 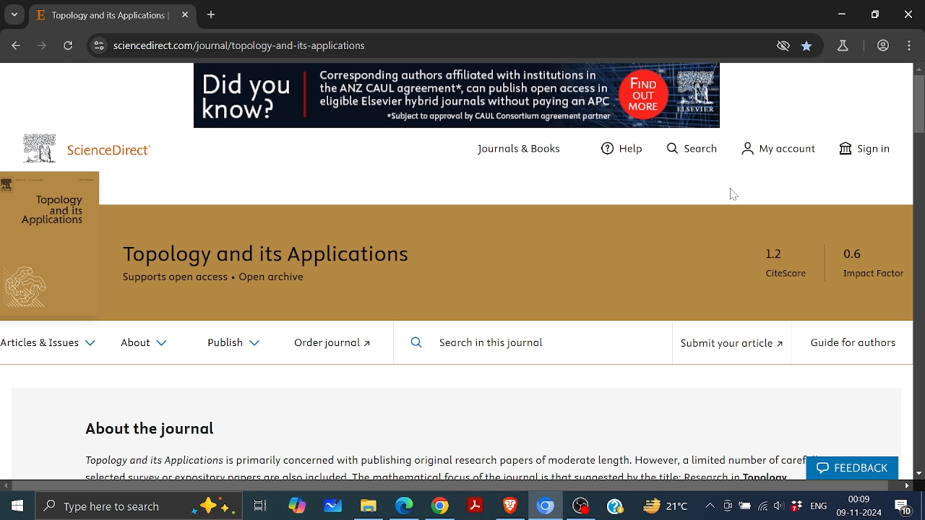 I want to click on Chromium, so click(x=546, y=506).